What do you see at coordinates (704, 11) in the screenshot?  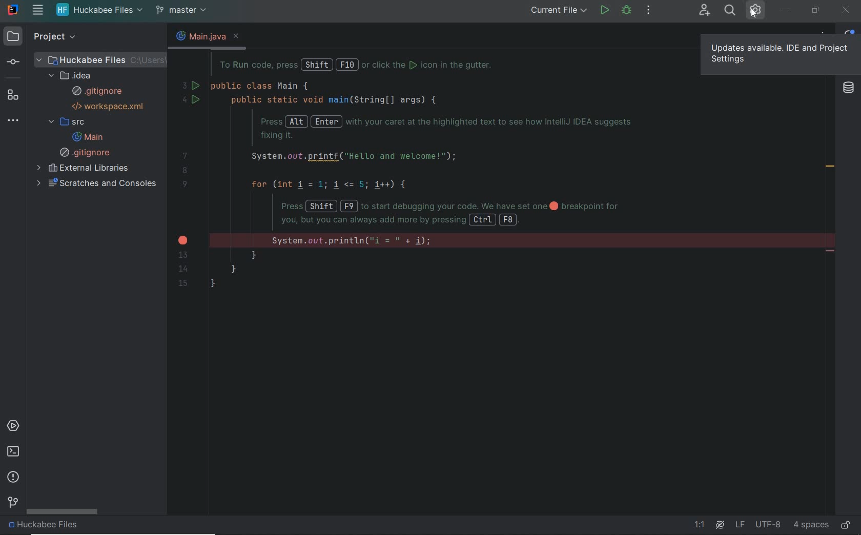 I see `code with me` at bounding box center [704, 11].